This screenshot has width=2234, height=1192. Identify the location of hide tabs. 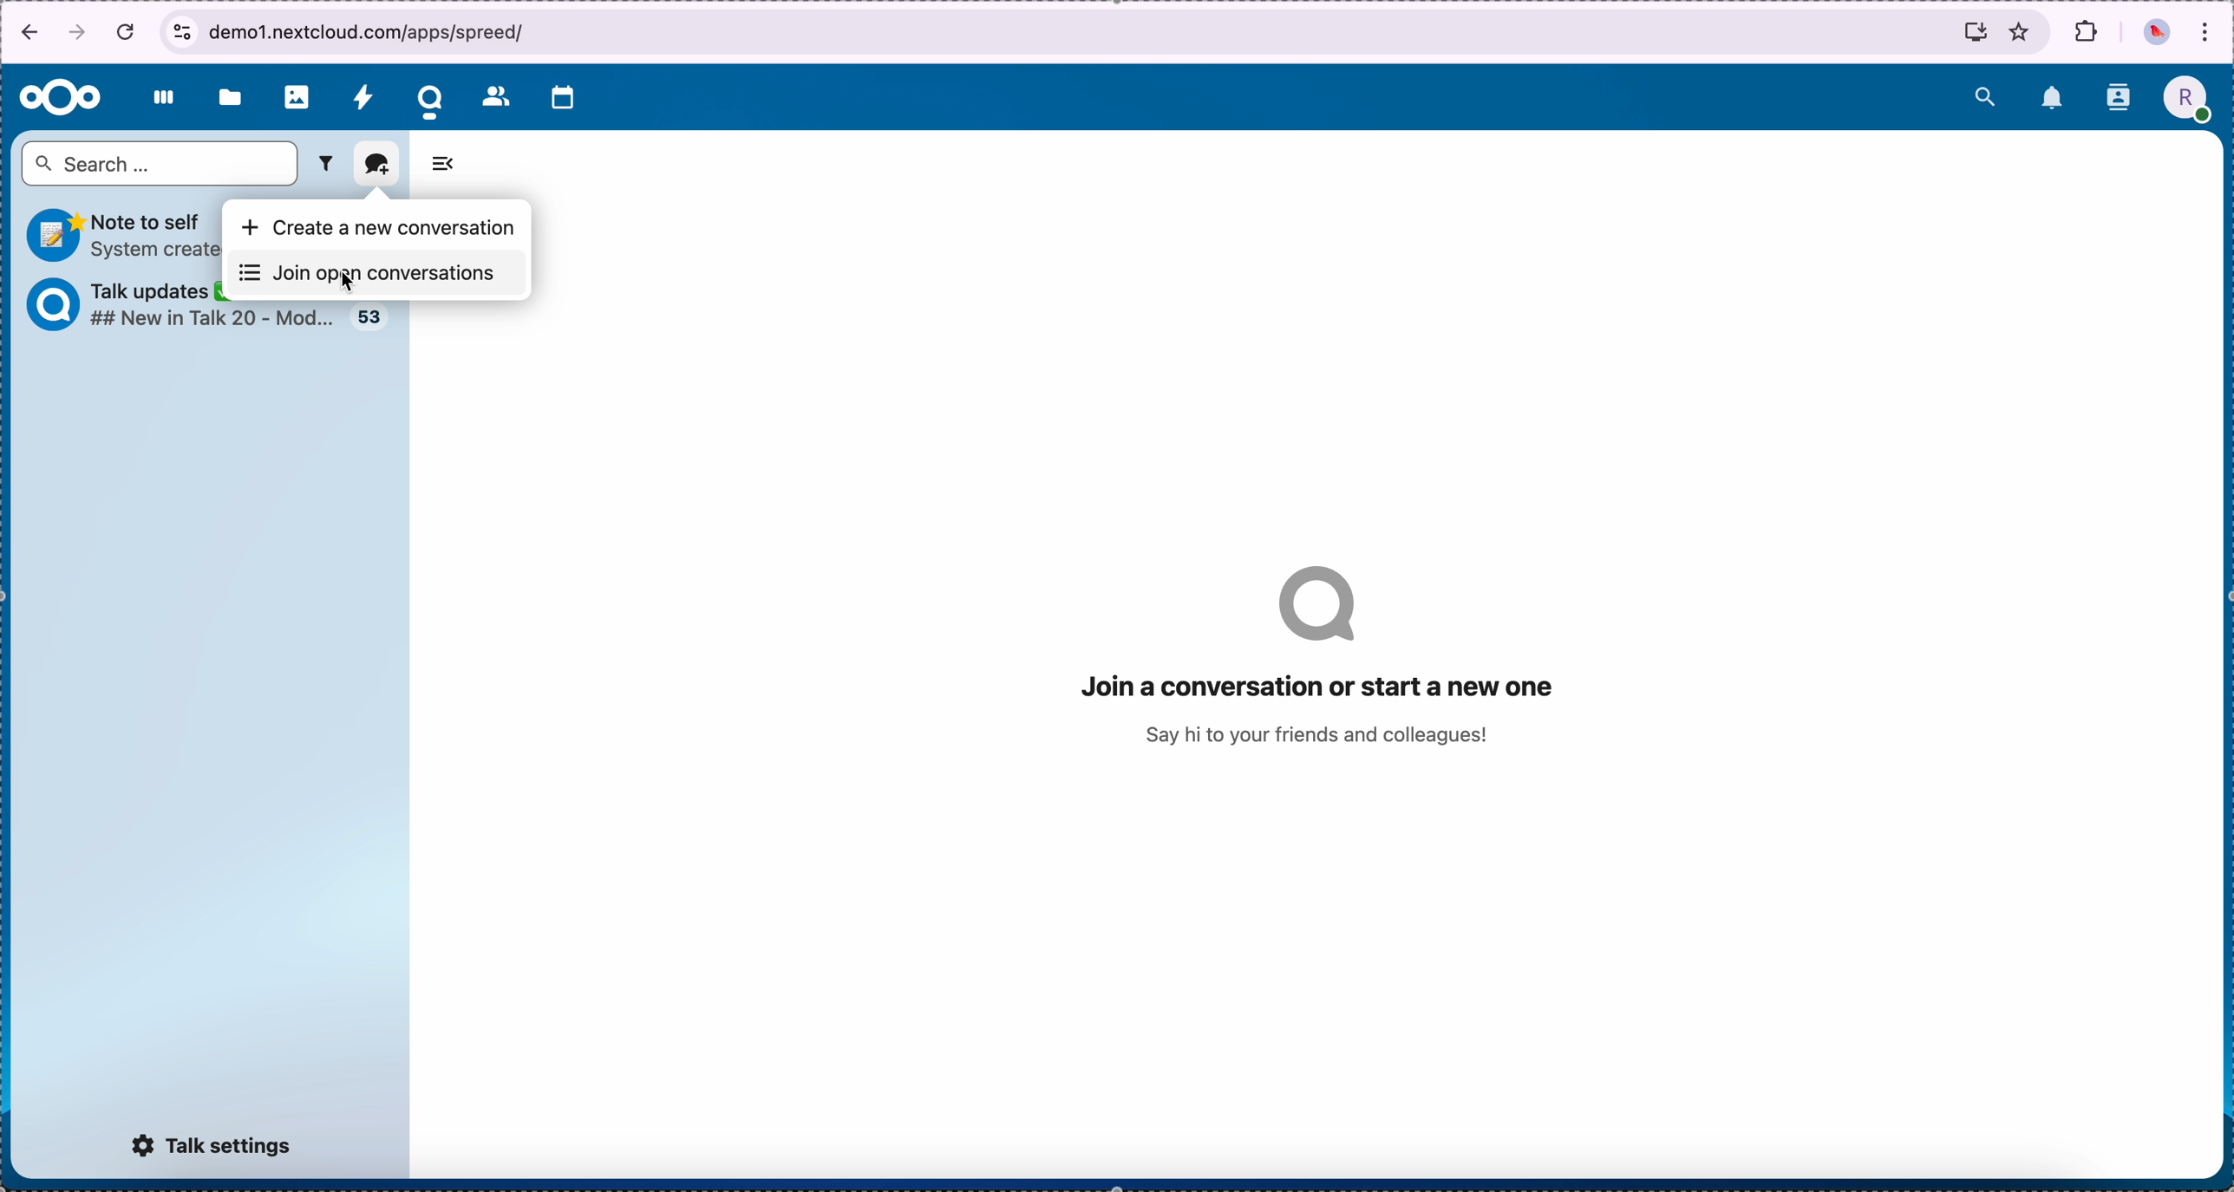
(445, 166).